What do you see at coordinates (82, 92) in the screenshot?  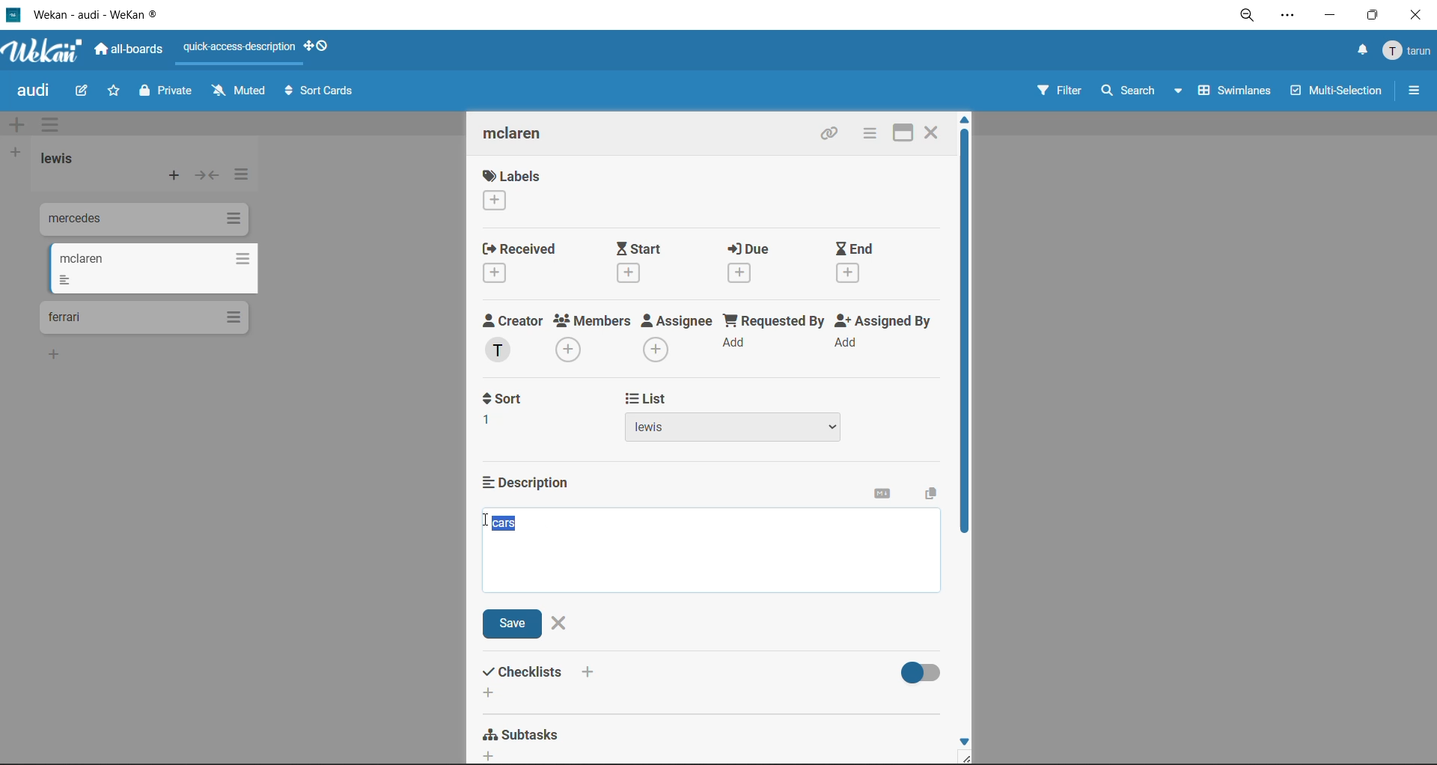 I see `edit` at bounding box center [82, 92].